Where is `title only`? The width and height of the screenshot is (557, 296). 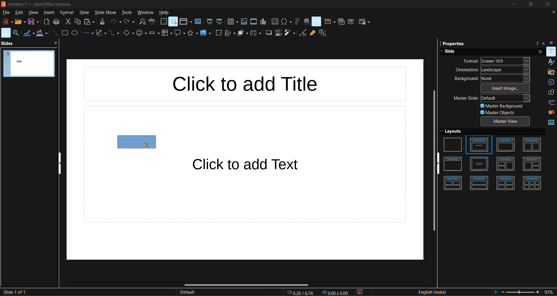 title only is located at coordinates (453, 164).